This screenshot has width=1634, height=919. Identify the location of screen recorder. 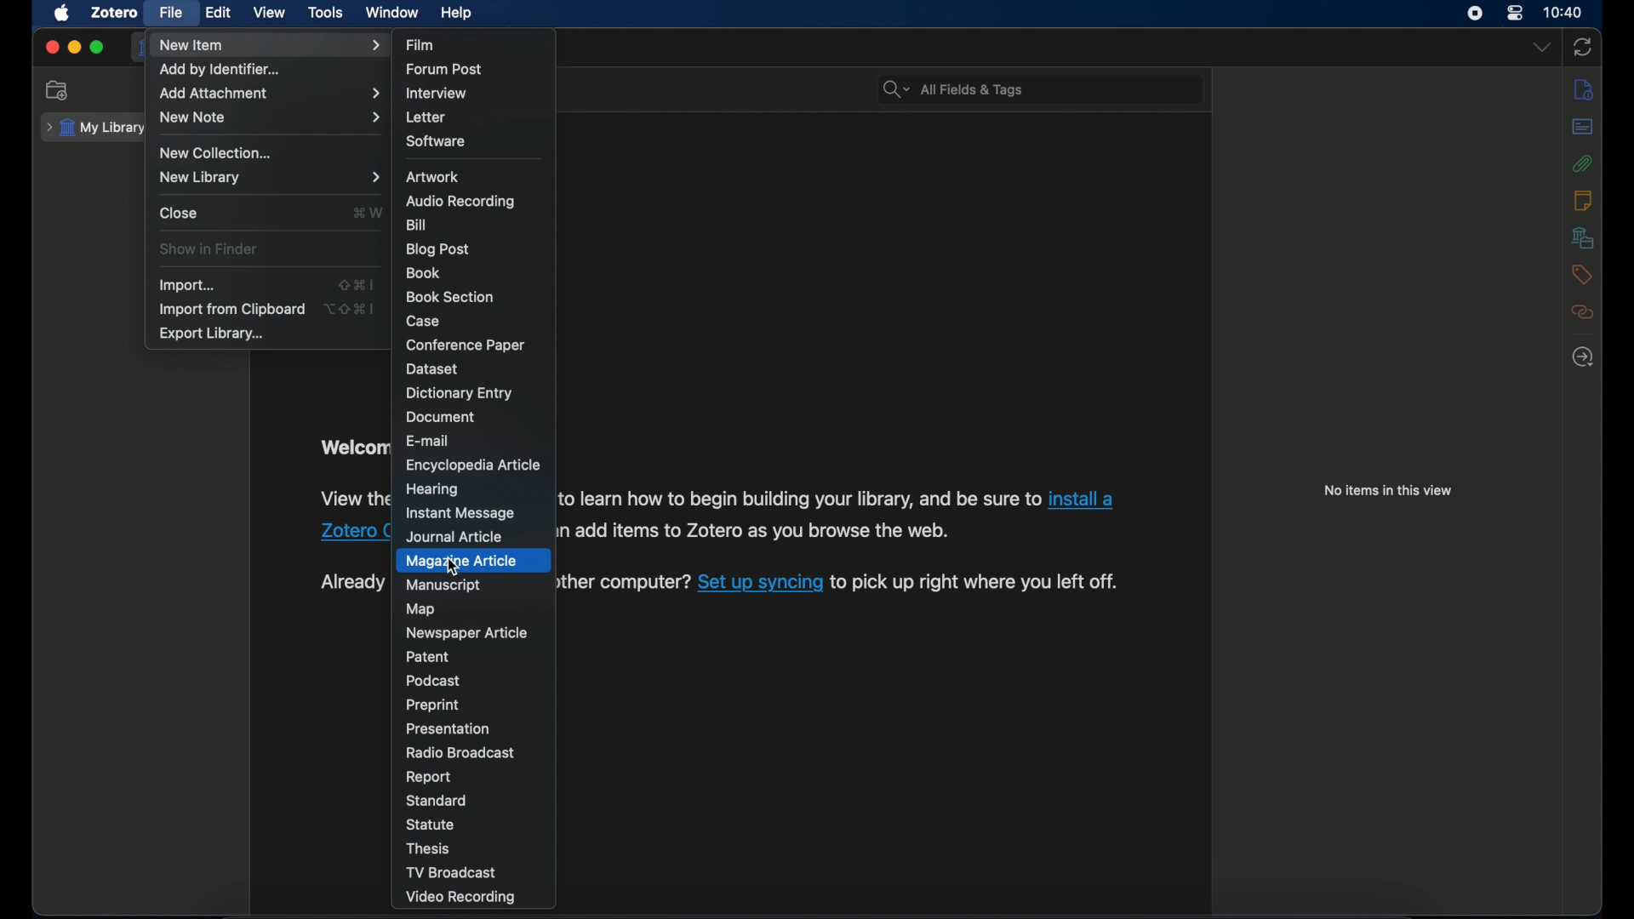
(1477, 14).